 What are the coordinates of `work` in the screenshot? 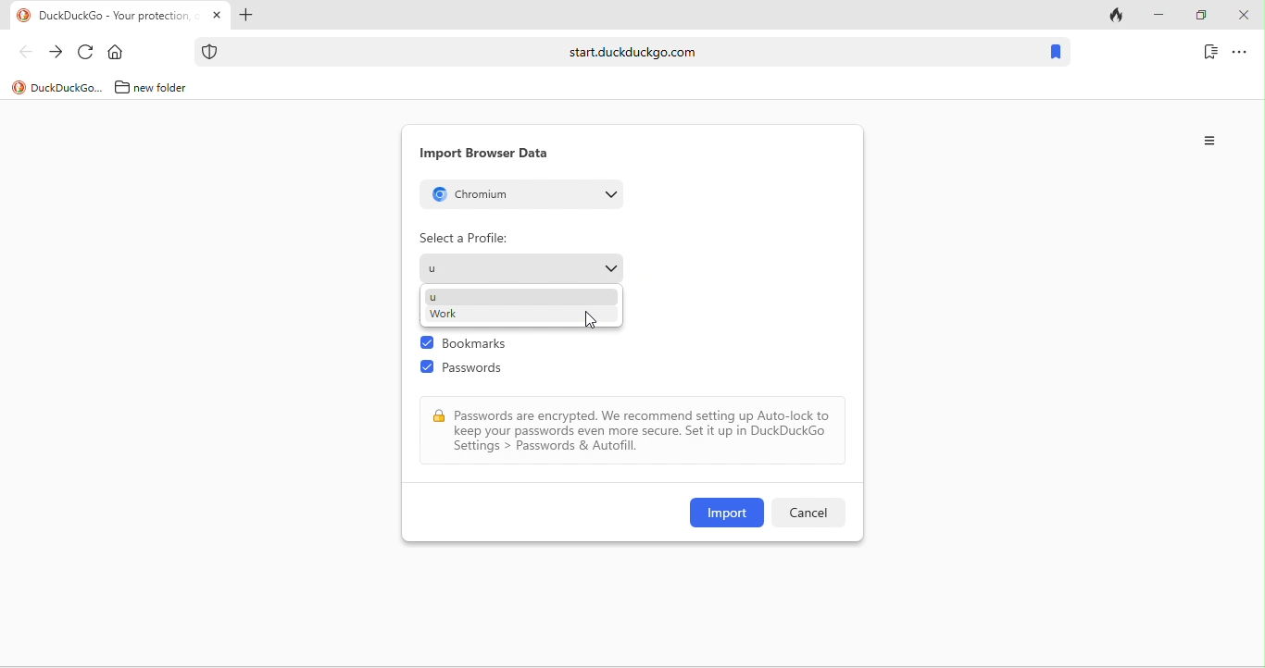 It's located at (442, 315).